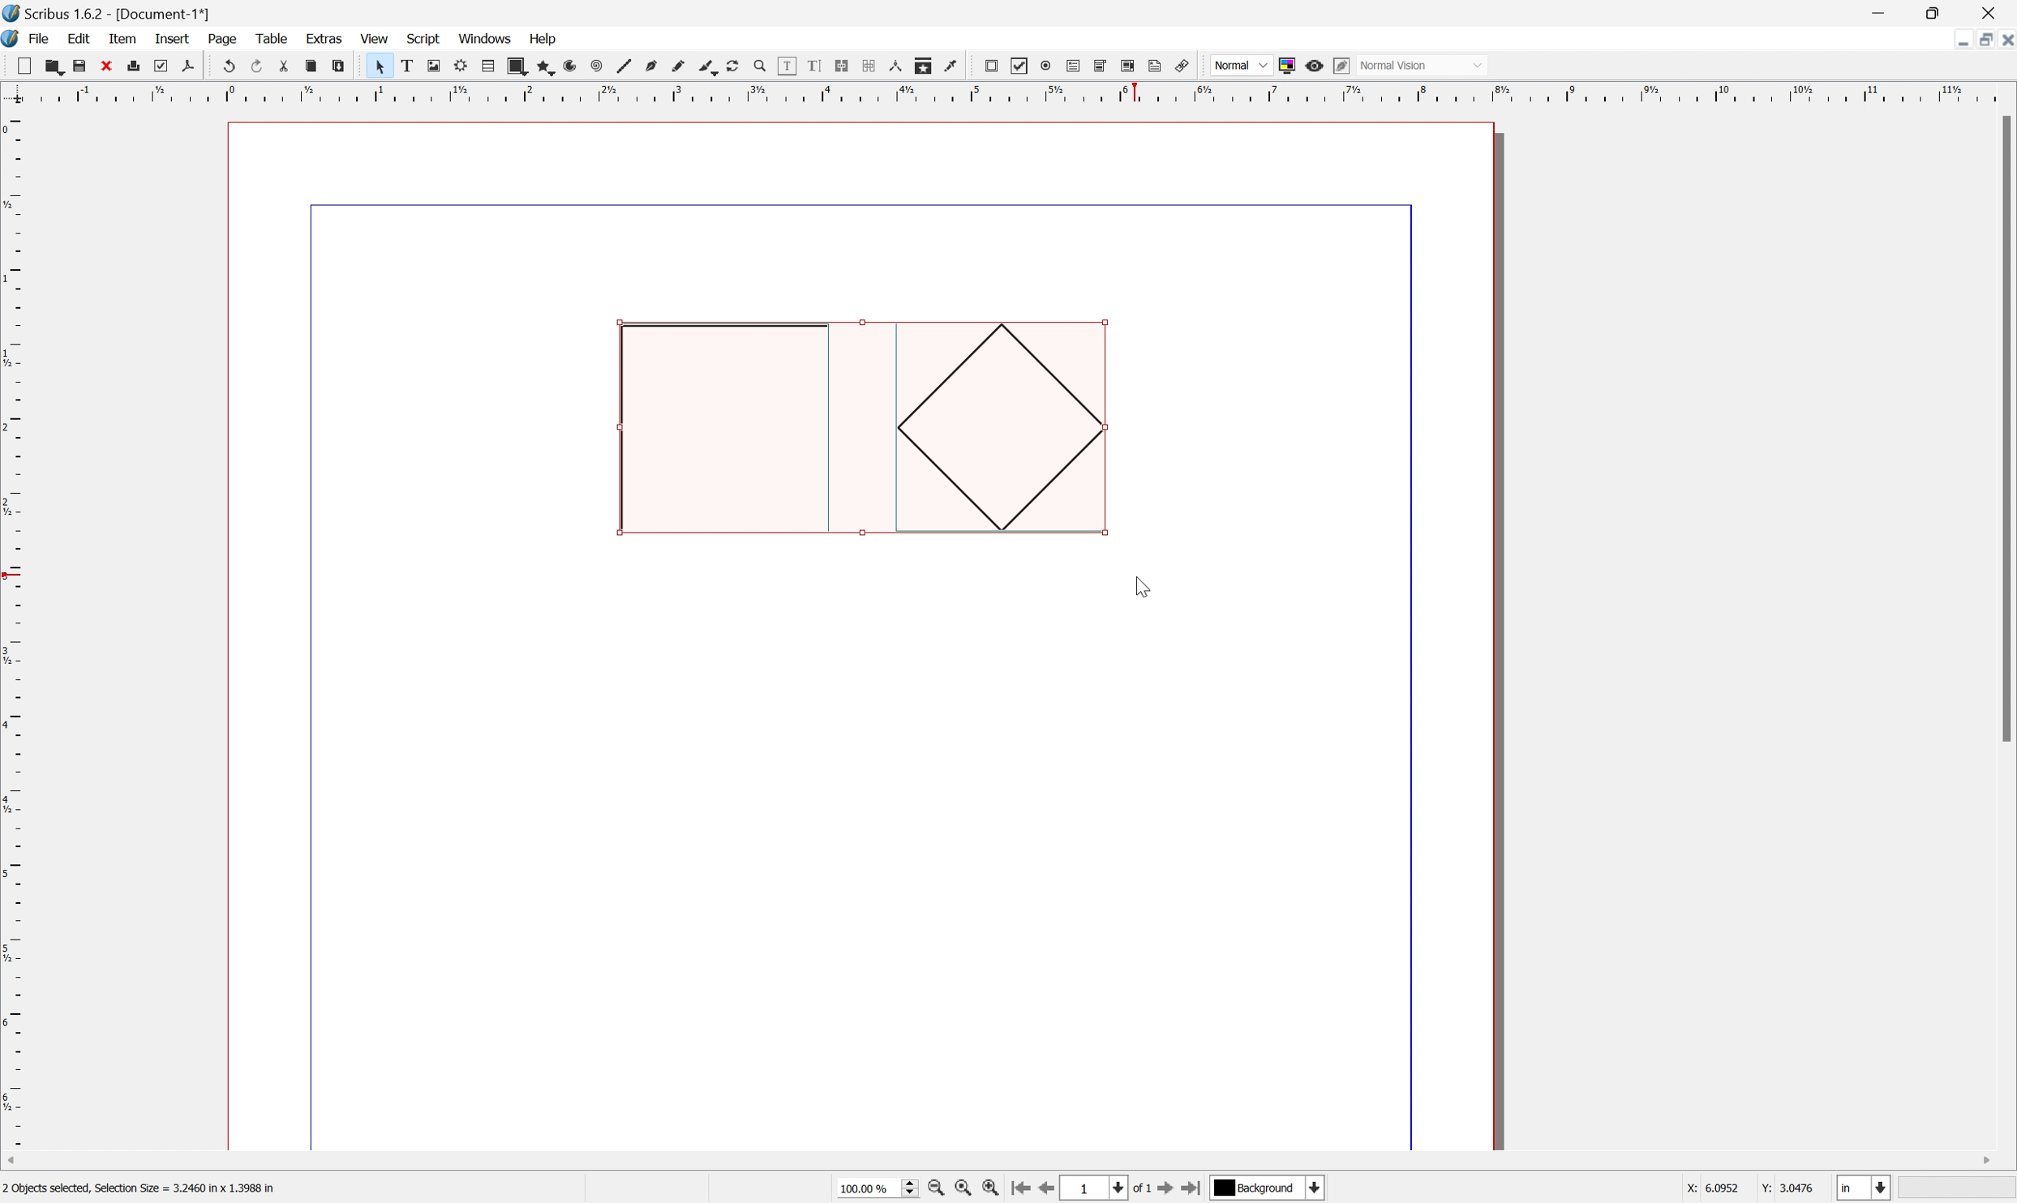 The width and height of the screenshot is (2017, 1203). What do you see at coordinates (2004, 429) in the screenshot?
I see `Scroll Bar` at bounding box center [2004, 429].